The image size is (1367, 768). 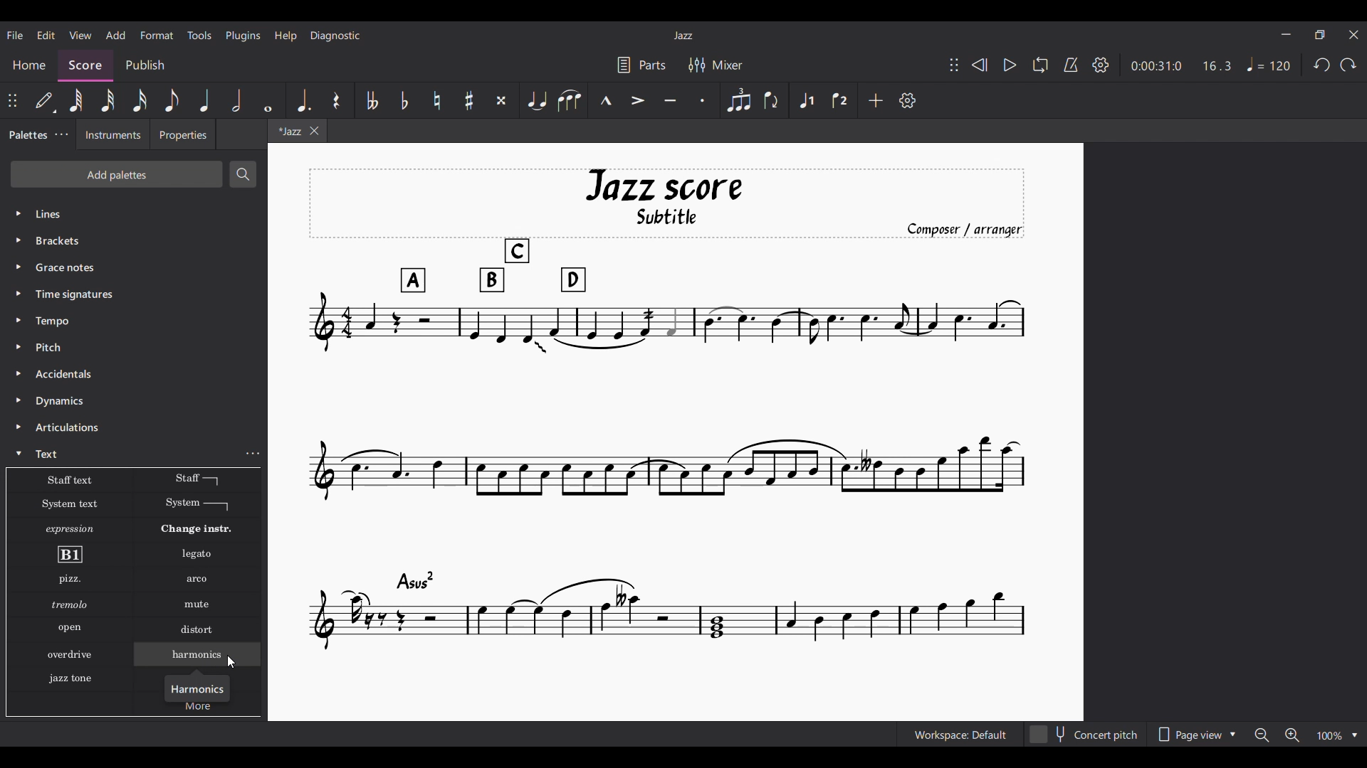 What do you see at coordinates (806, 100) in the screenshot?
I see `Voice 1` at bounding box center [806, 100].